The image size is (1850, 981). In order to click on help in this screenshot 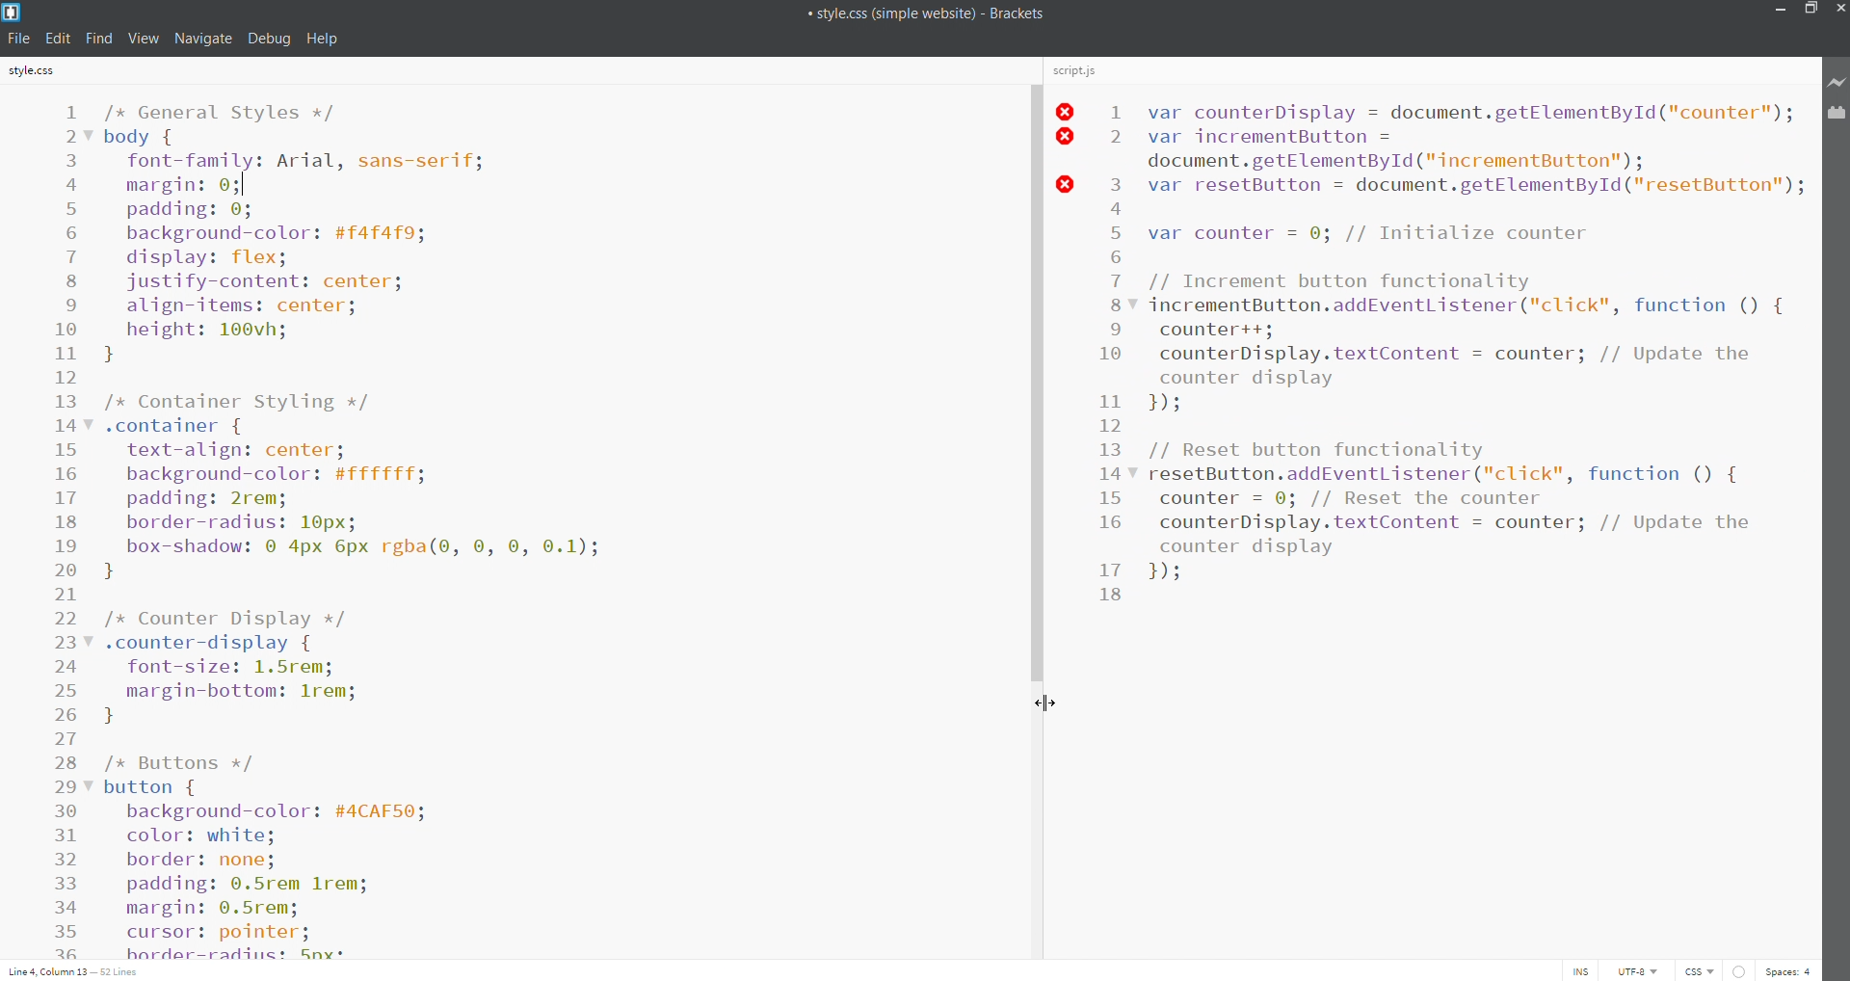, I will do `click(329, 40)`.